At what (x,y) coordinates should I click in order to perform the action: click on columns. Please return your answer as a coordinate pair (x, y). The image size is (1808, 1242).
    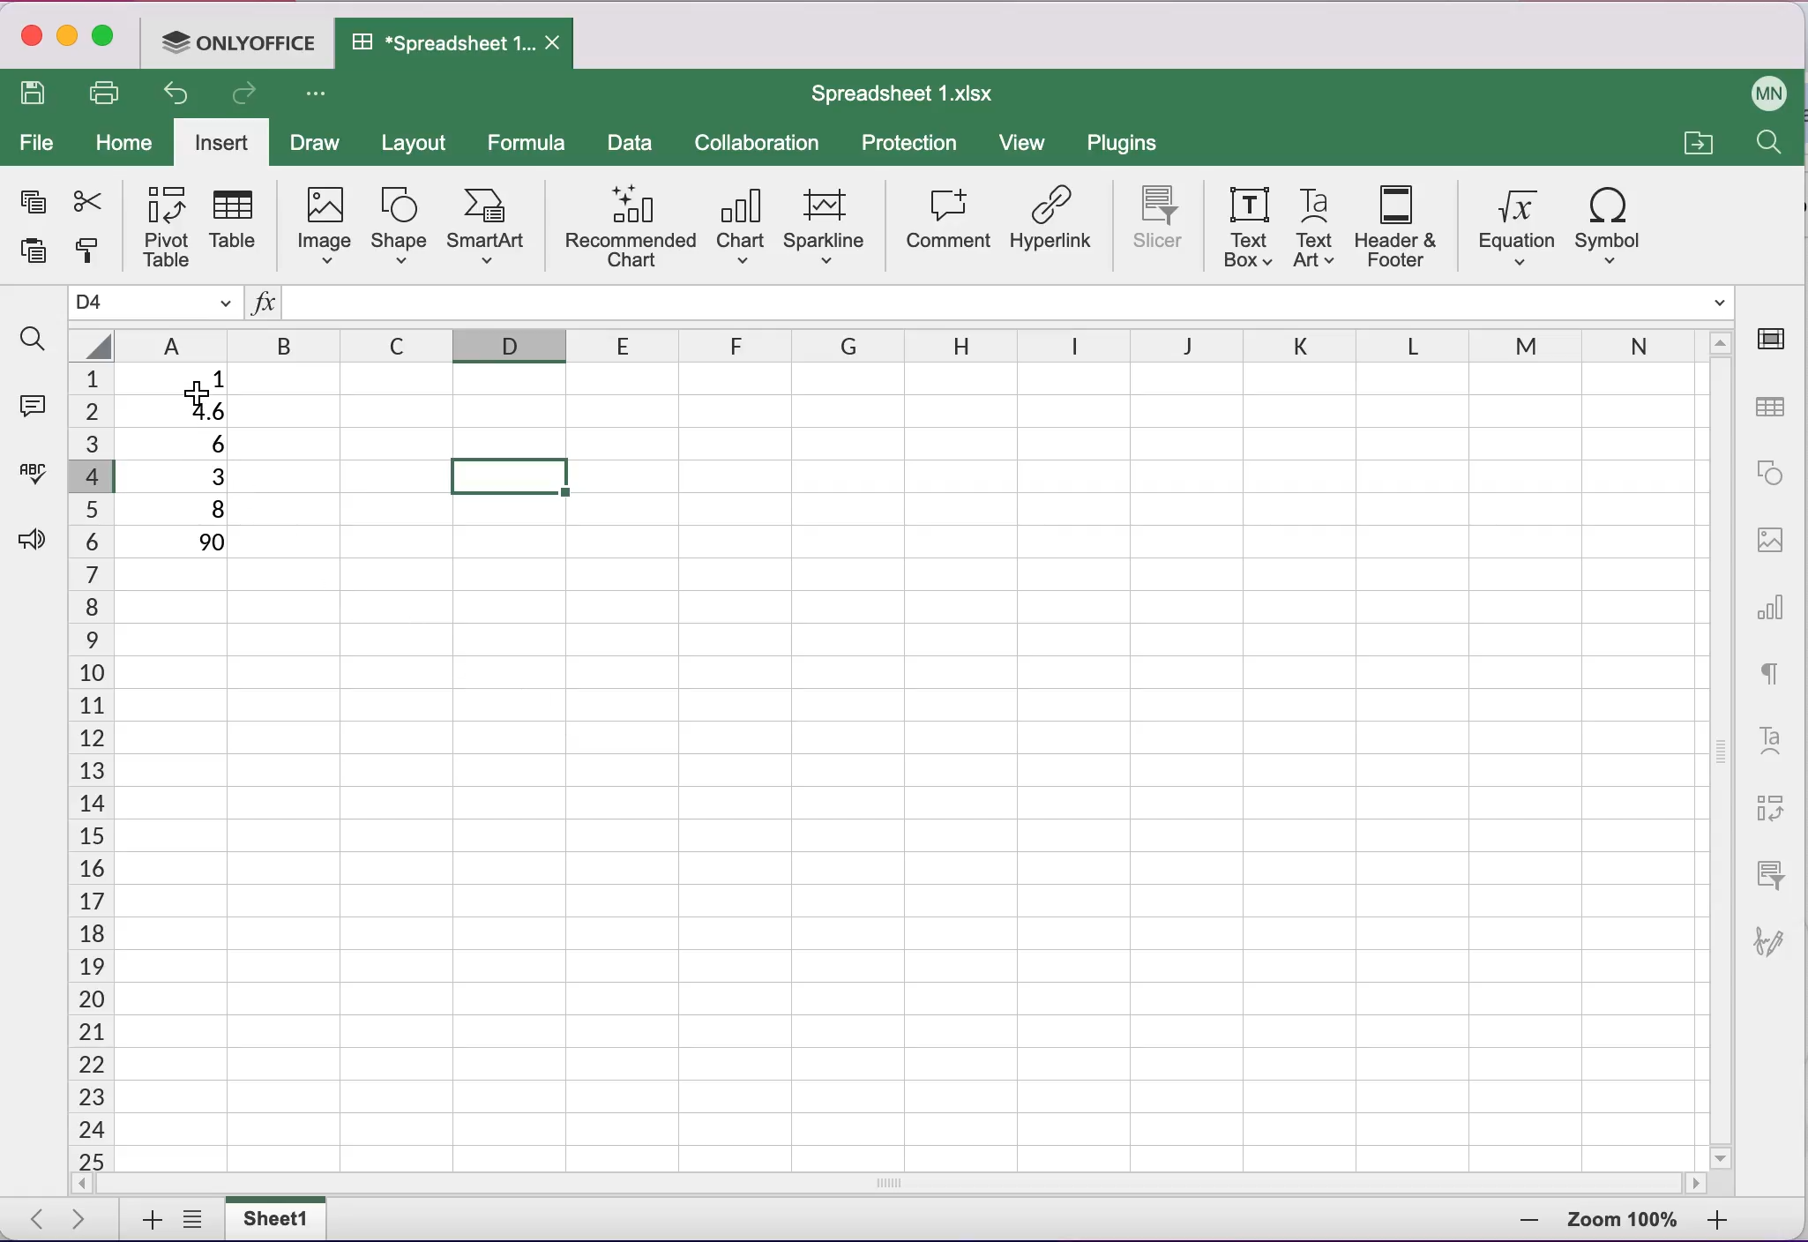
    Looking at the image, I should click on (885, 341).